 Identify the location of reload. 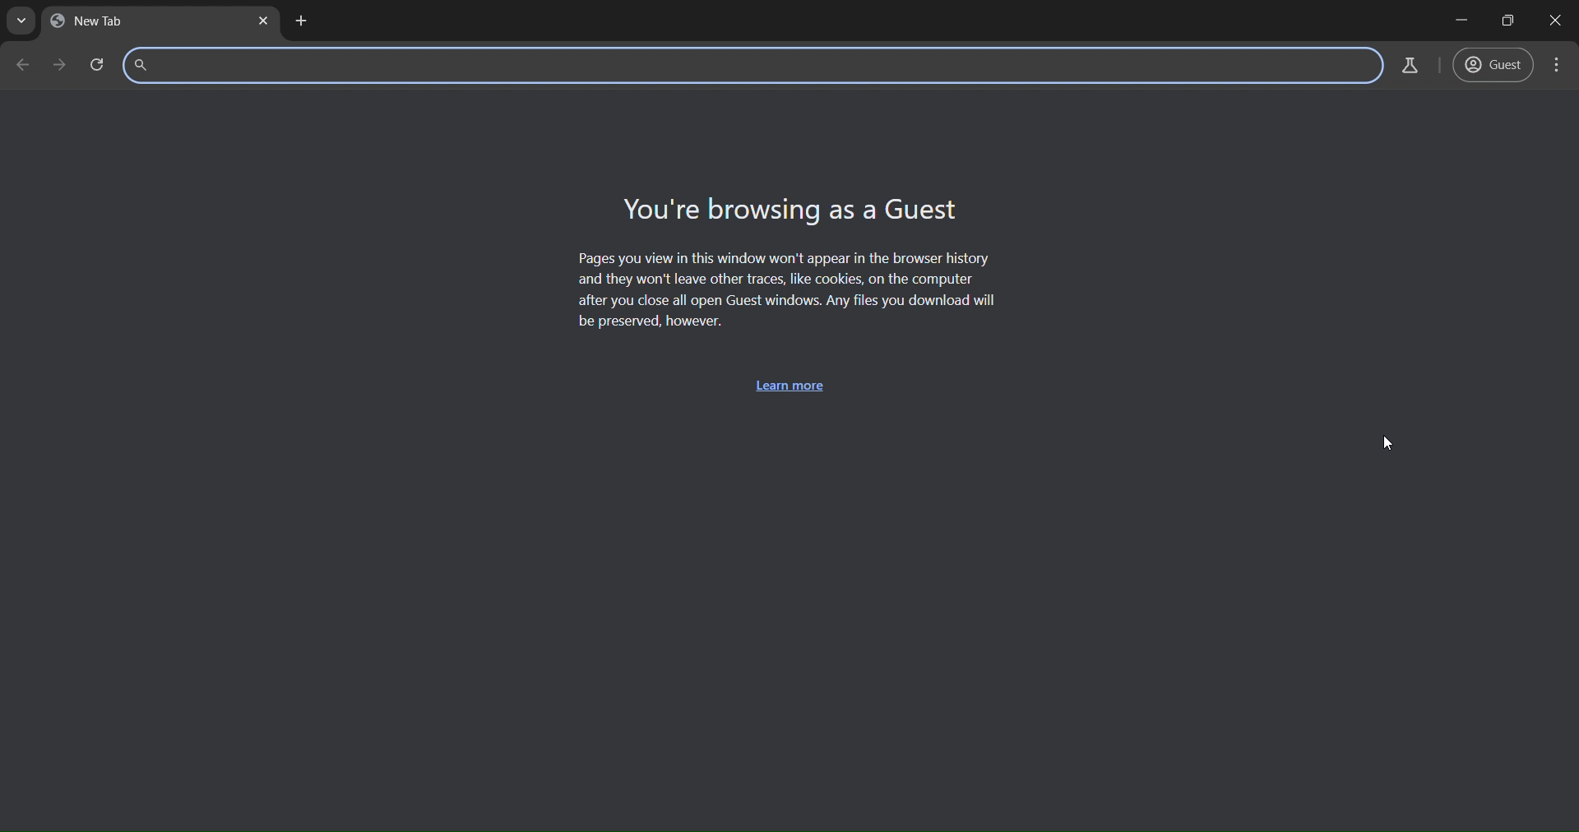
(94, 66).